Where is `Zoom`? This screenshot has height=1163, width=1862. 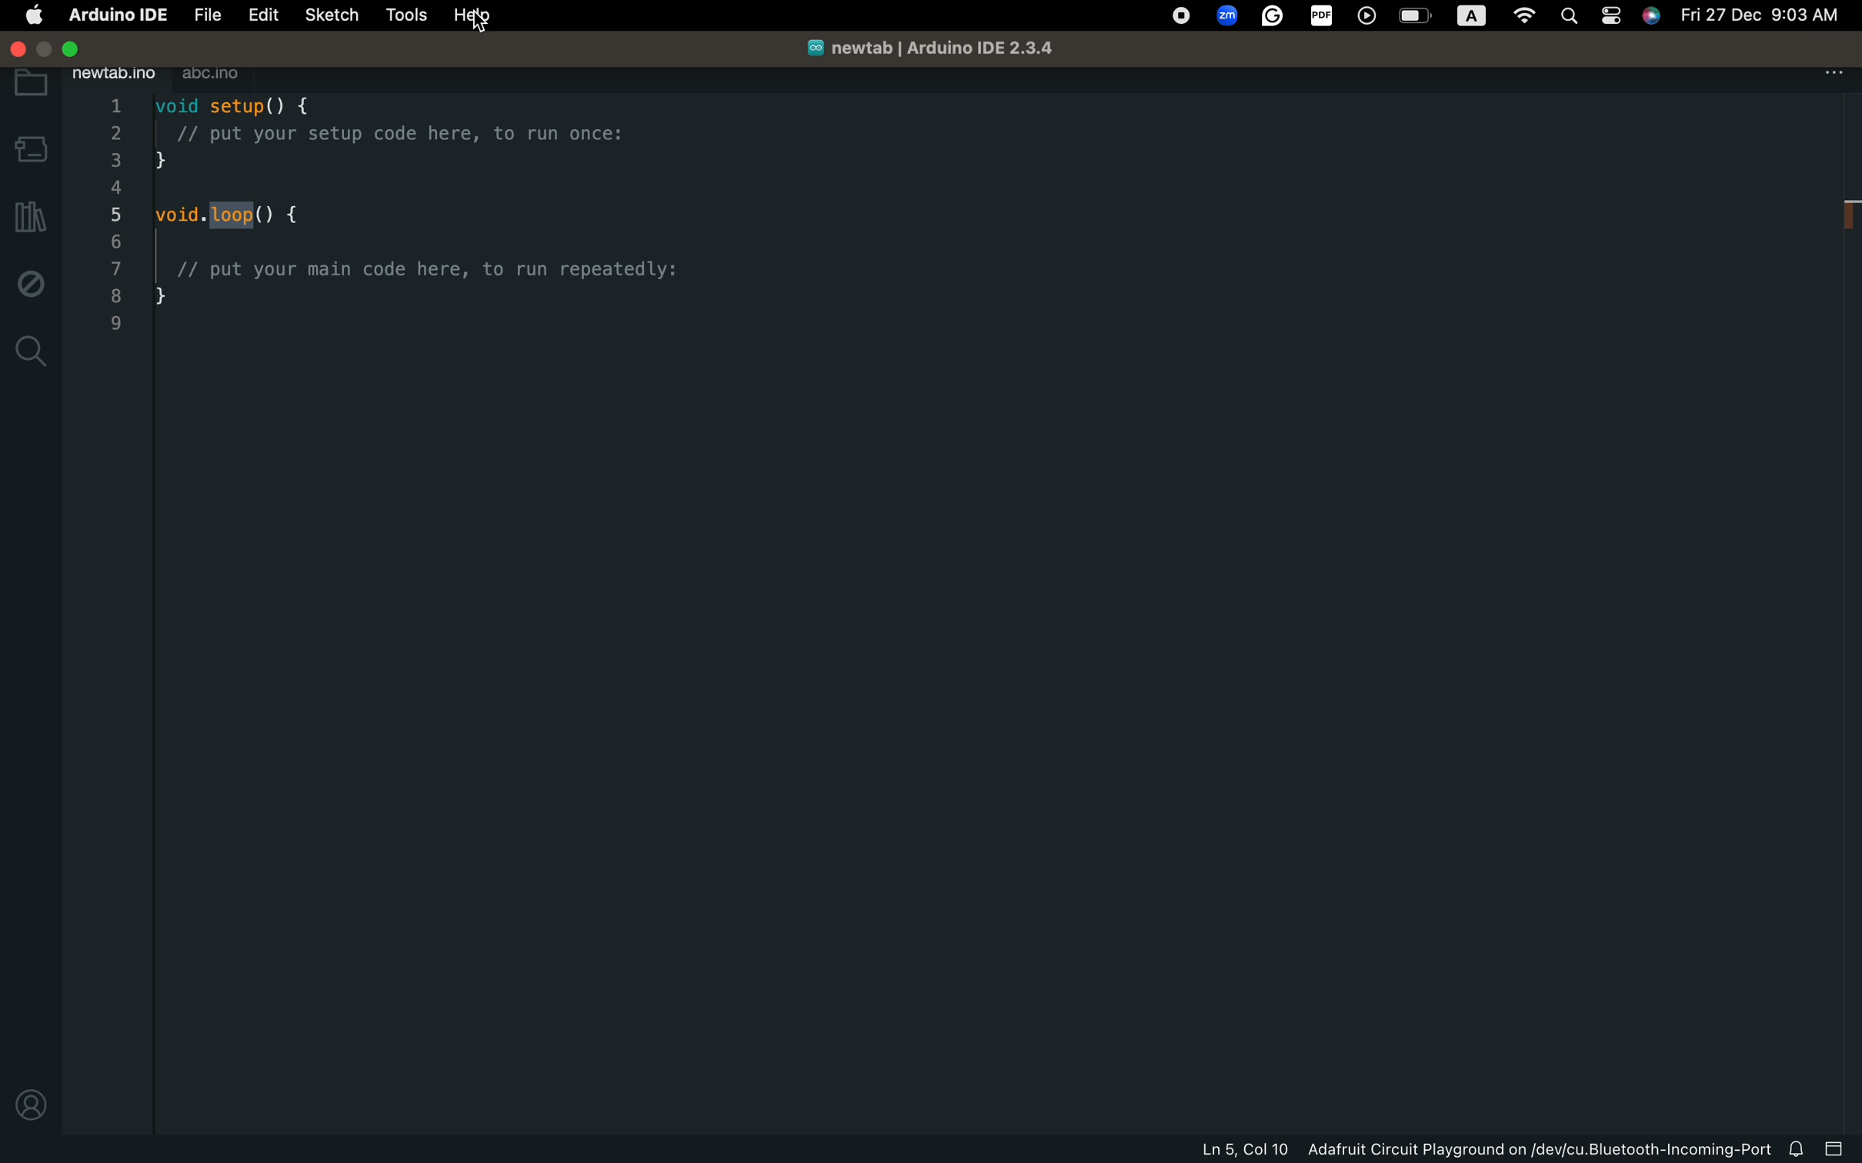
Zoom is located at coordinates (1224, 13).